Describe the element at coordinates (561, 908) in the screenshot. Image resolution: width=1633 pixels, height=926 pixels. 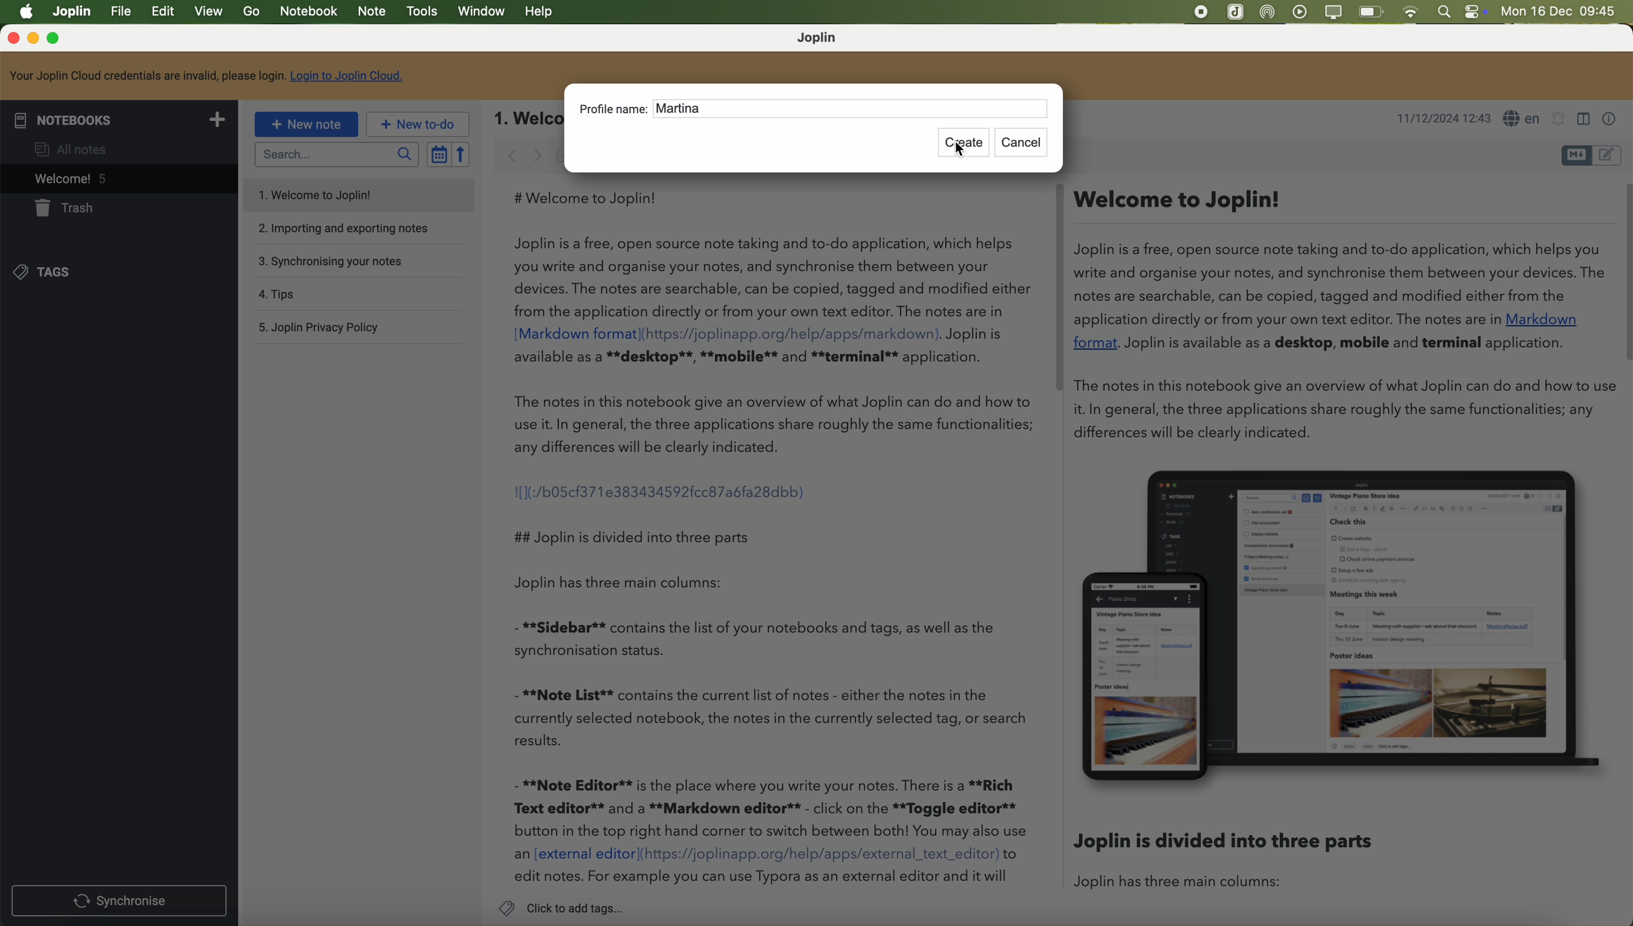
I see `click to add tags` at that location.